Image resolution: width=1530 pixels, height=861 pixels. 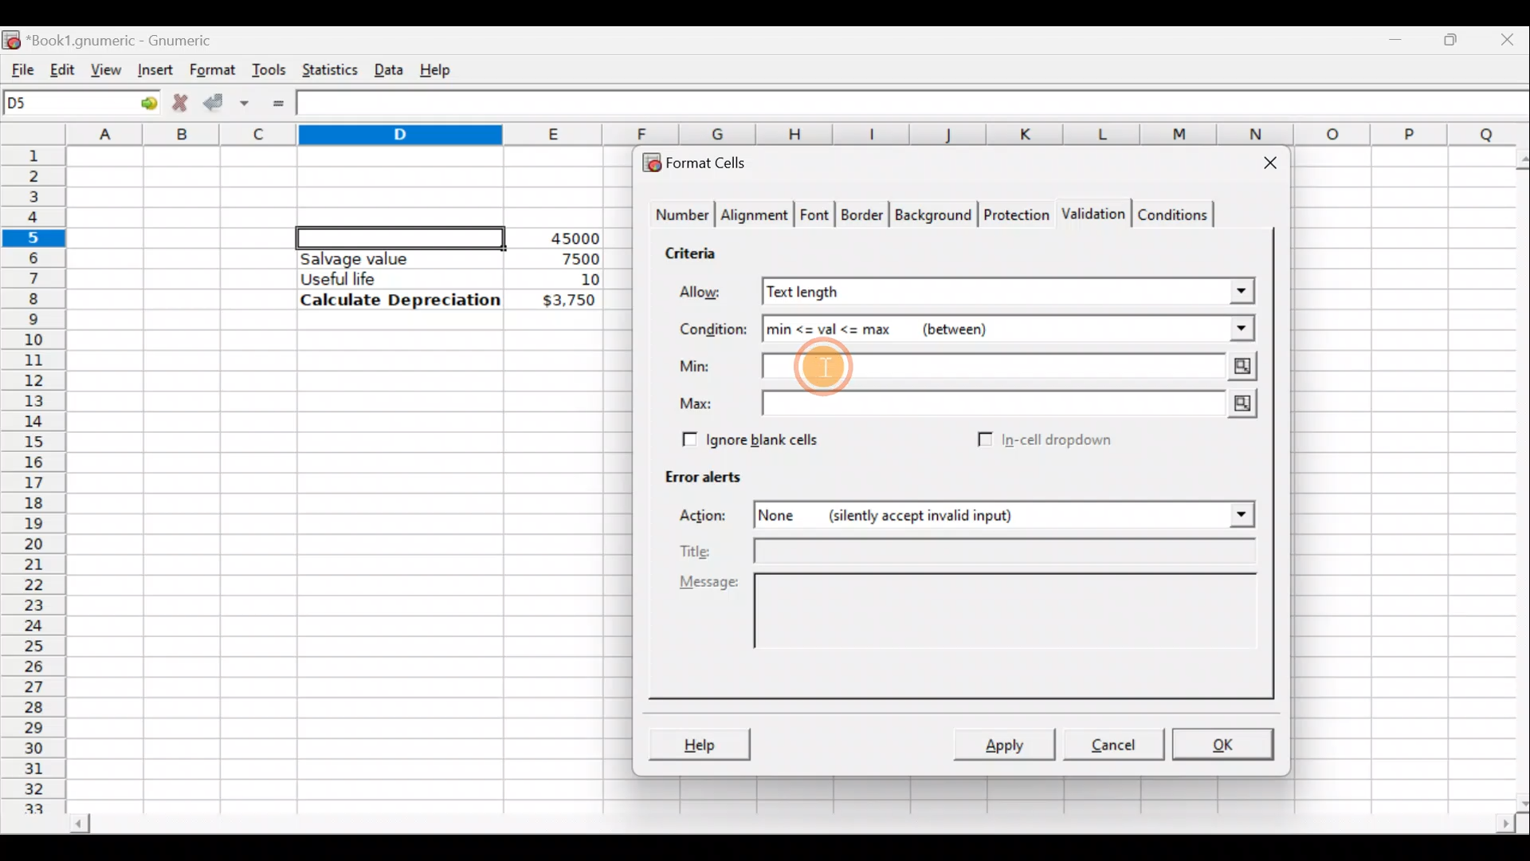 What do you see at coordinates (62, 104) in the screenshot?
I see `Cell name D5` at bounding box center [62, 104].